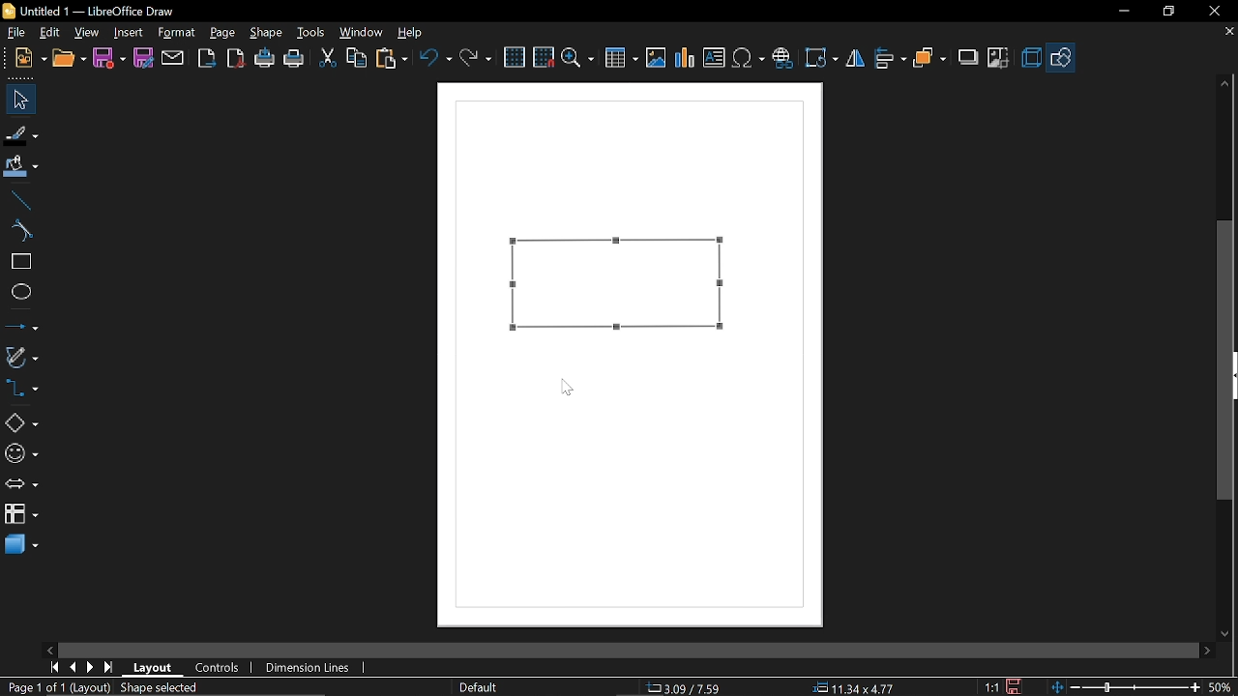 This screenshot has height=696, width=1238. What do you see at coordinates (94, 11) in the screenshot?
I see `Untitled 1 - LibreOffice Draw` at bounding box center [94, 11].